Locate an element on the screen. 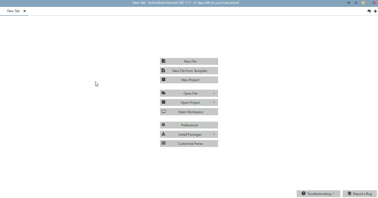 Image resolution: width=378 pixels, height=198 pixels. troubleshooting is located at coordinates (319, 194).